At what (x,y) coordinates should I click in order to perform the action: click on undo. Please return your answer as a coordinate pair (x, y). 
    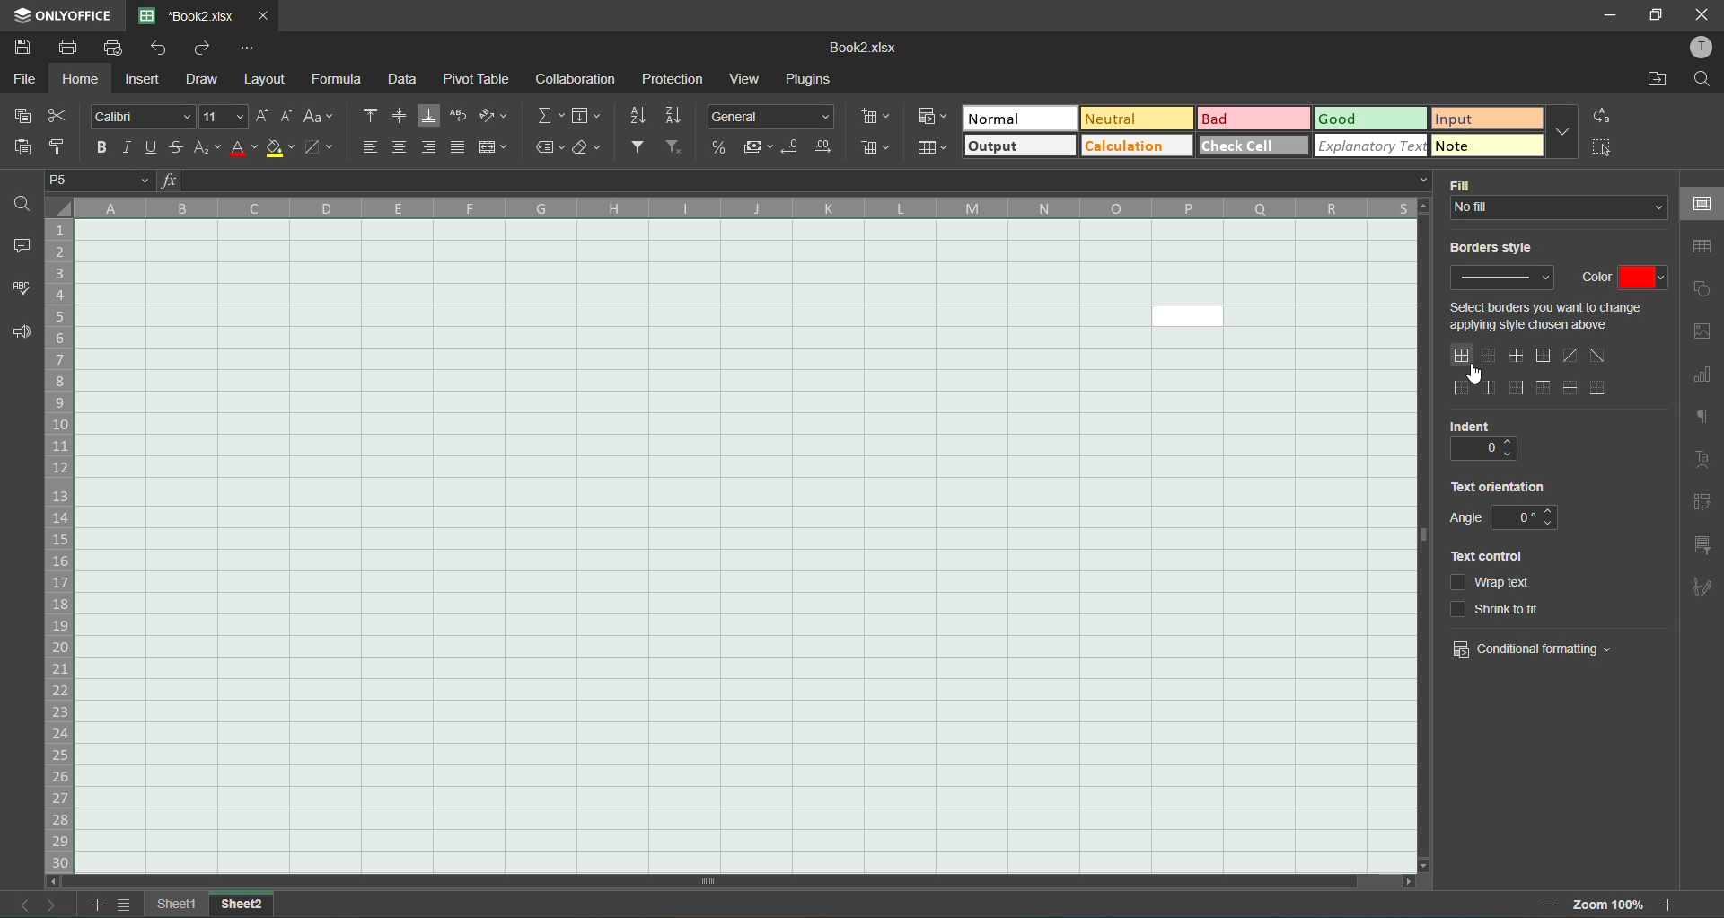
    Looking at the image, I should click on (163, 51).